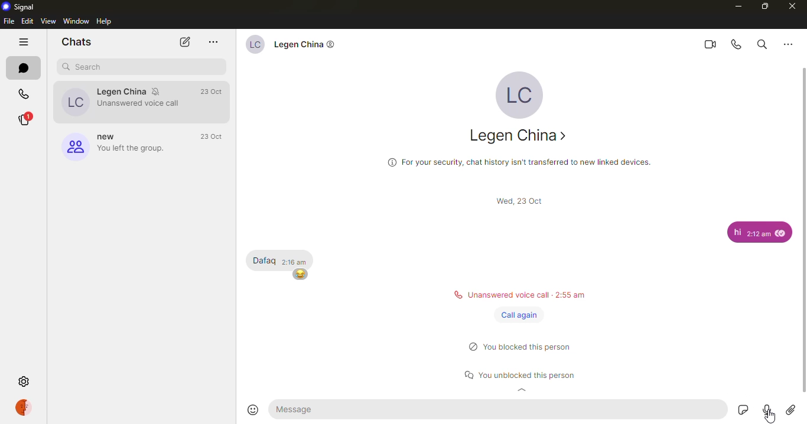 The width and height of the screenshot is (807, 424). I want to click on stories, so click(25, 118).